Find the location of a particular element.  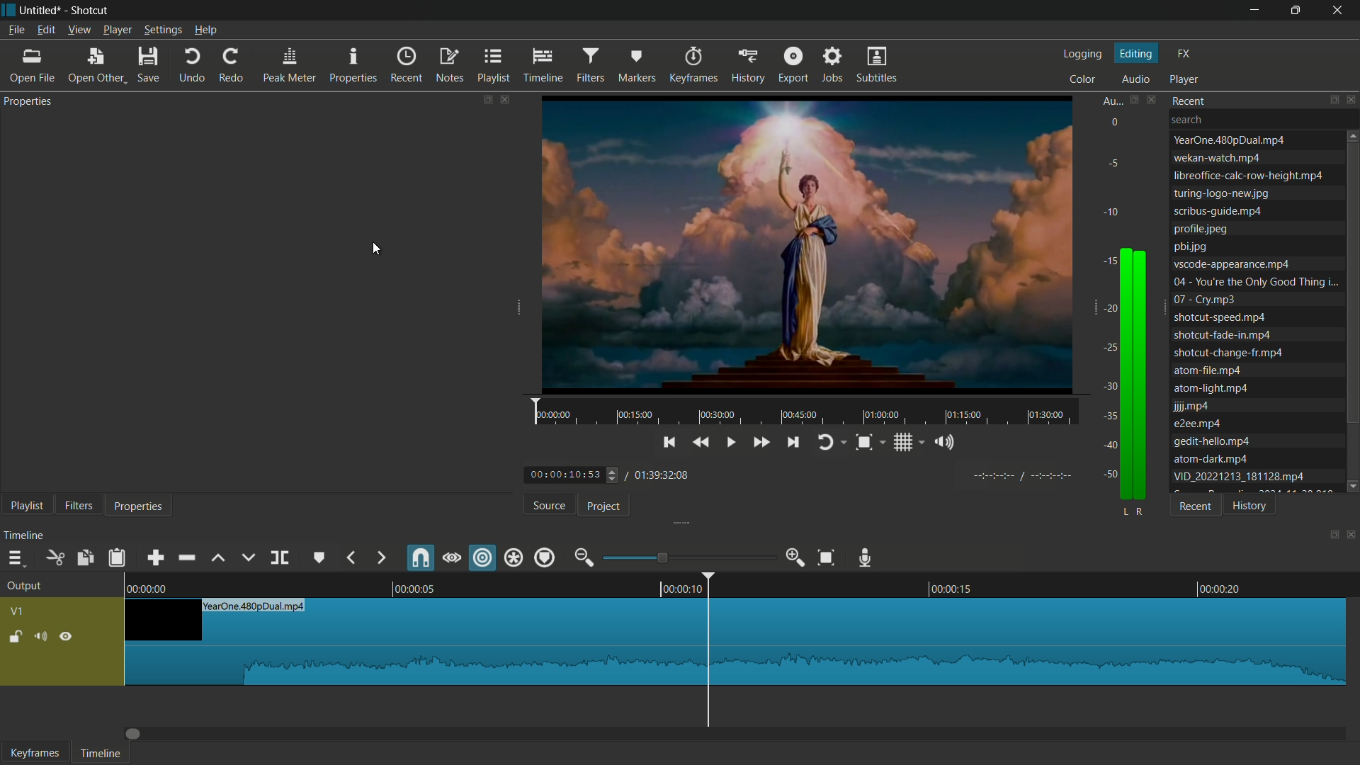

snap is located at coordinates (419, 559).